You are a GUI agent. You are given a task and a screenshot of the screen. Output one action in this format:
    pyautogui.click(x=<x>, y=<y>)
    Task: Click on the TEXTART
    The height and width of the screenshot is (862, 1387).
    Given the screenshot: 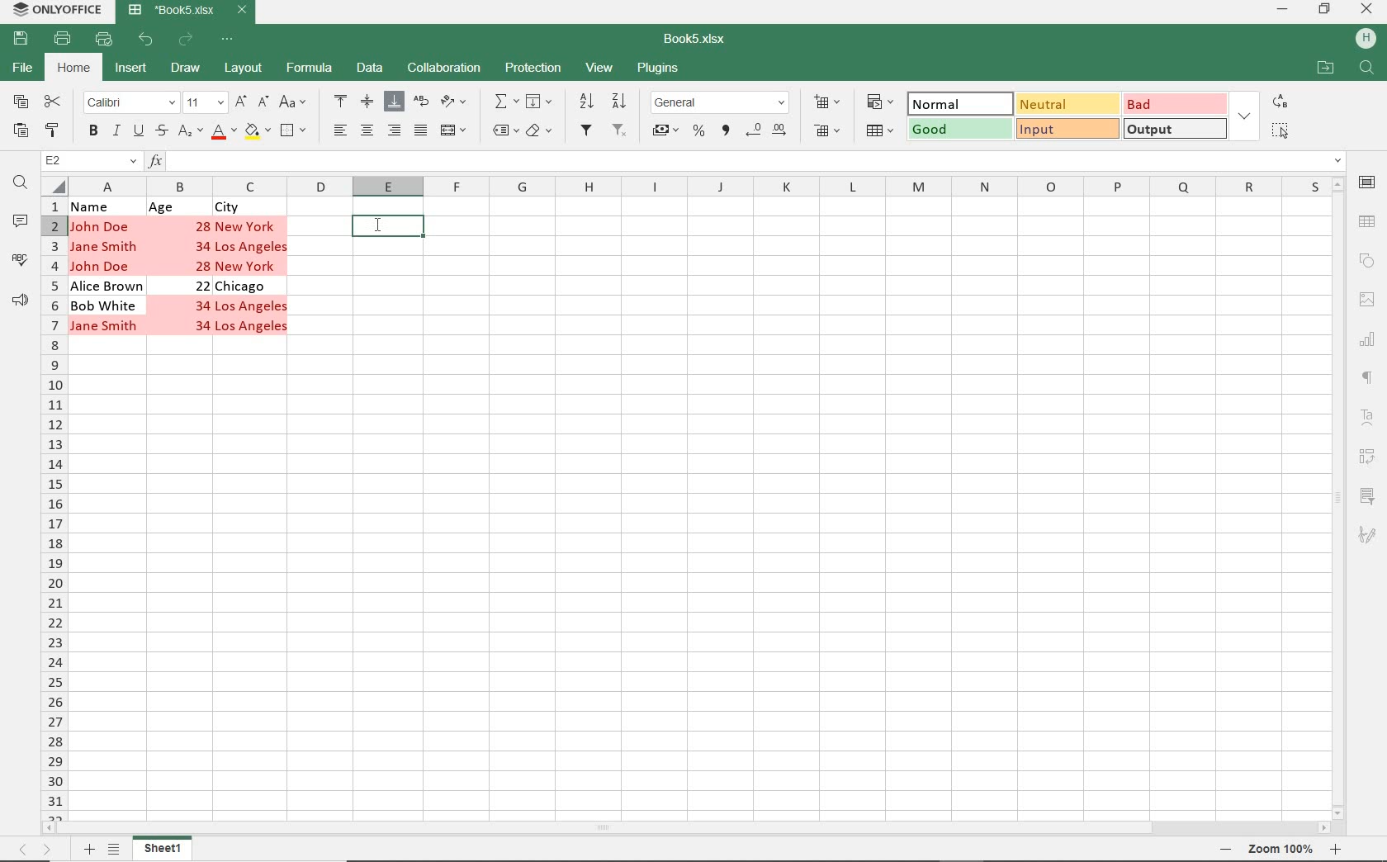 What is the action you would take?
    pyautogui.click(x=1366, y=418)
    